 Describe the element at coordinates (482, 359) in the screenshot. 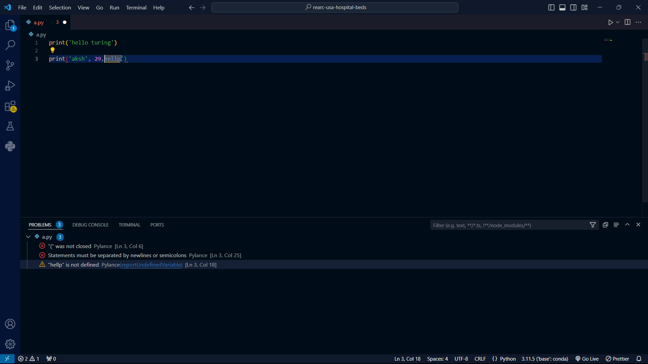

I see `CRLF` at that location.